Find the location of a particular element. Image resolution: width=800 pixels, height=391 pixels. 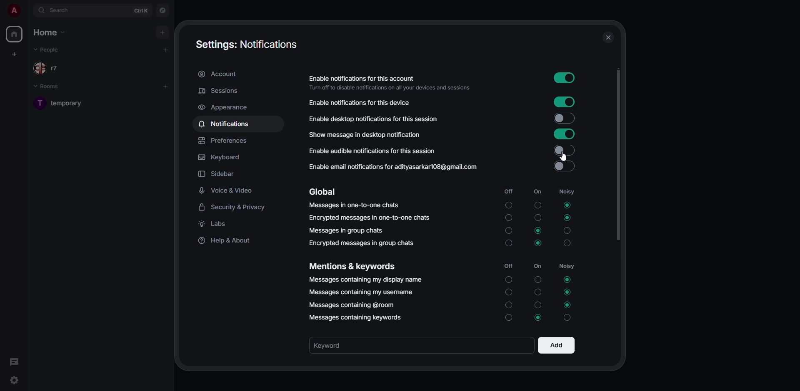

sessions is located at coordinates (220, 91).